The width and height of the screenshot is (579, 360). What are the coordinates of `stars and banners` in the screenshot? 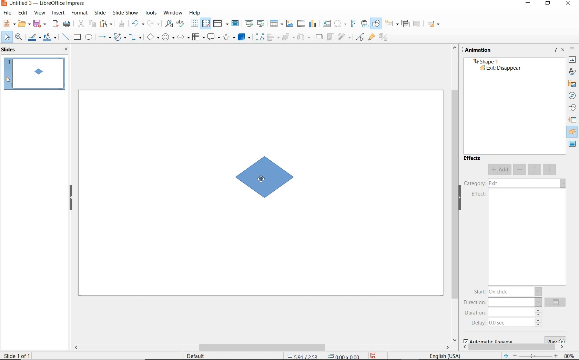 It's located at (230, 37).